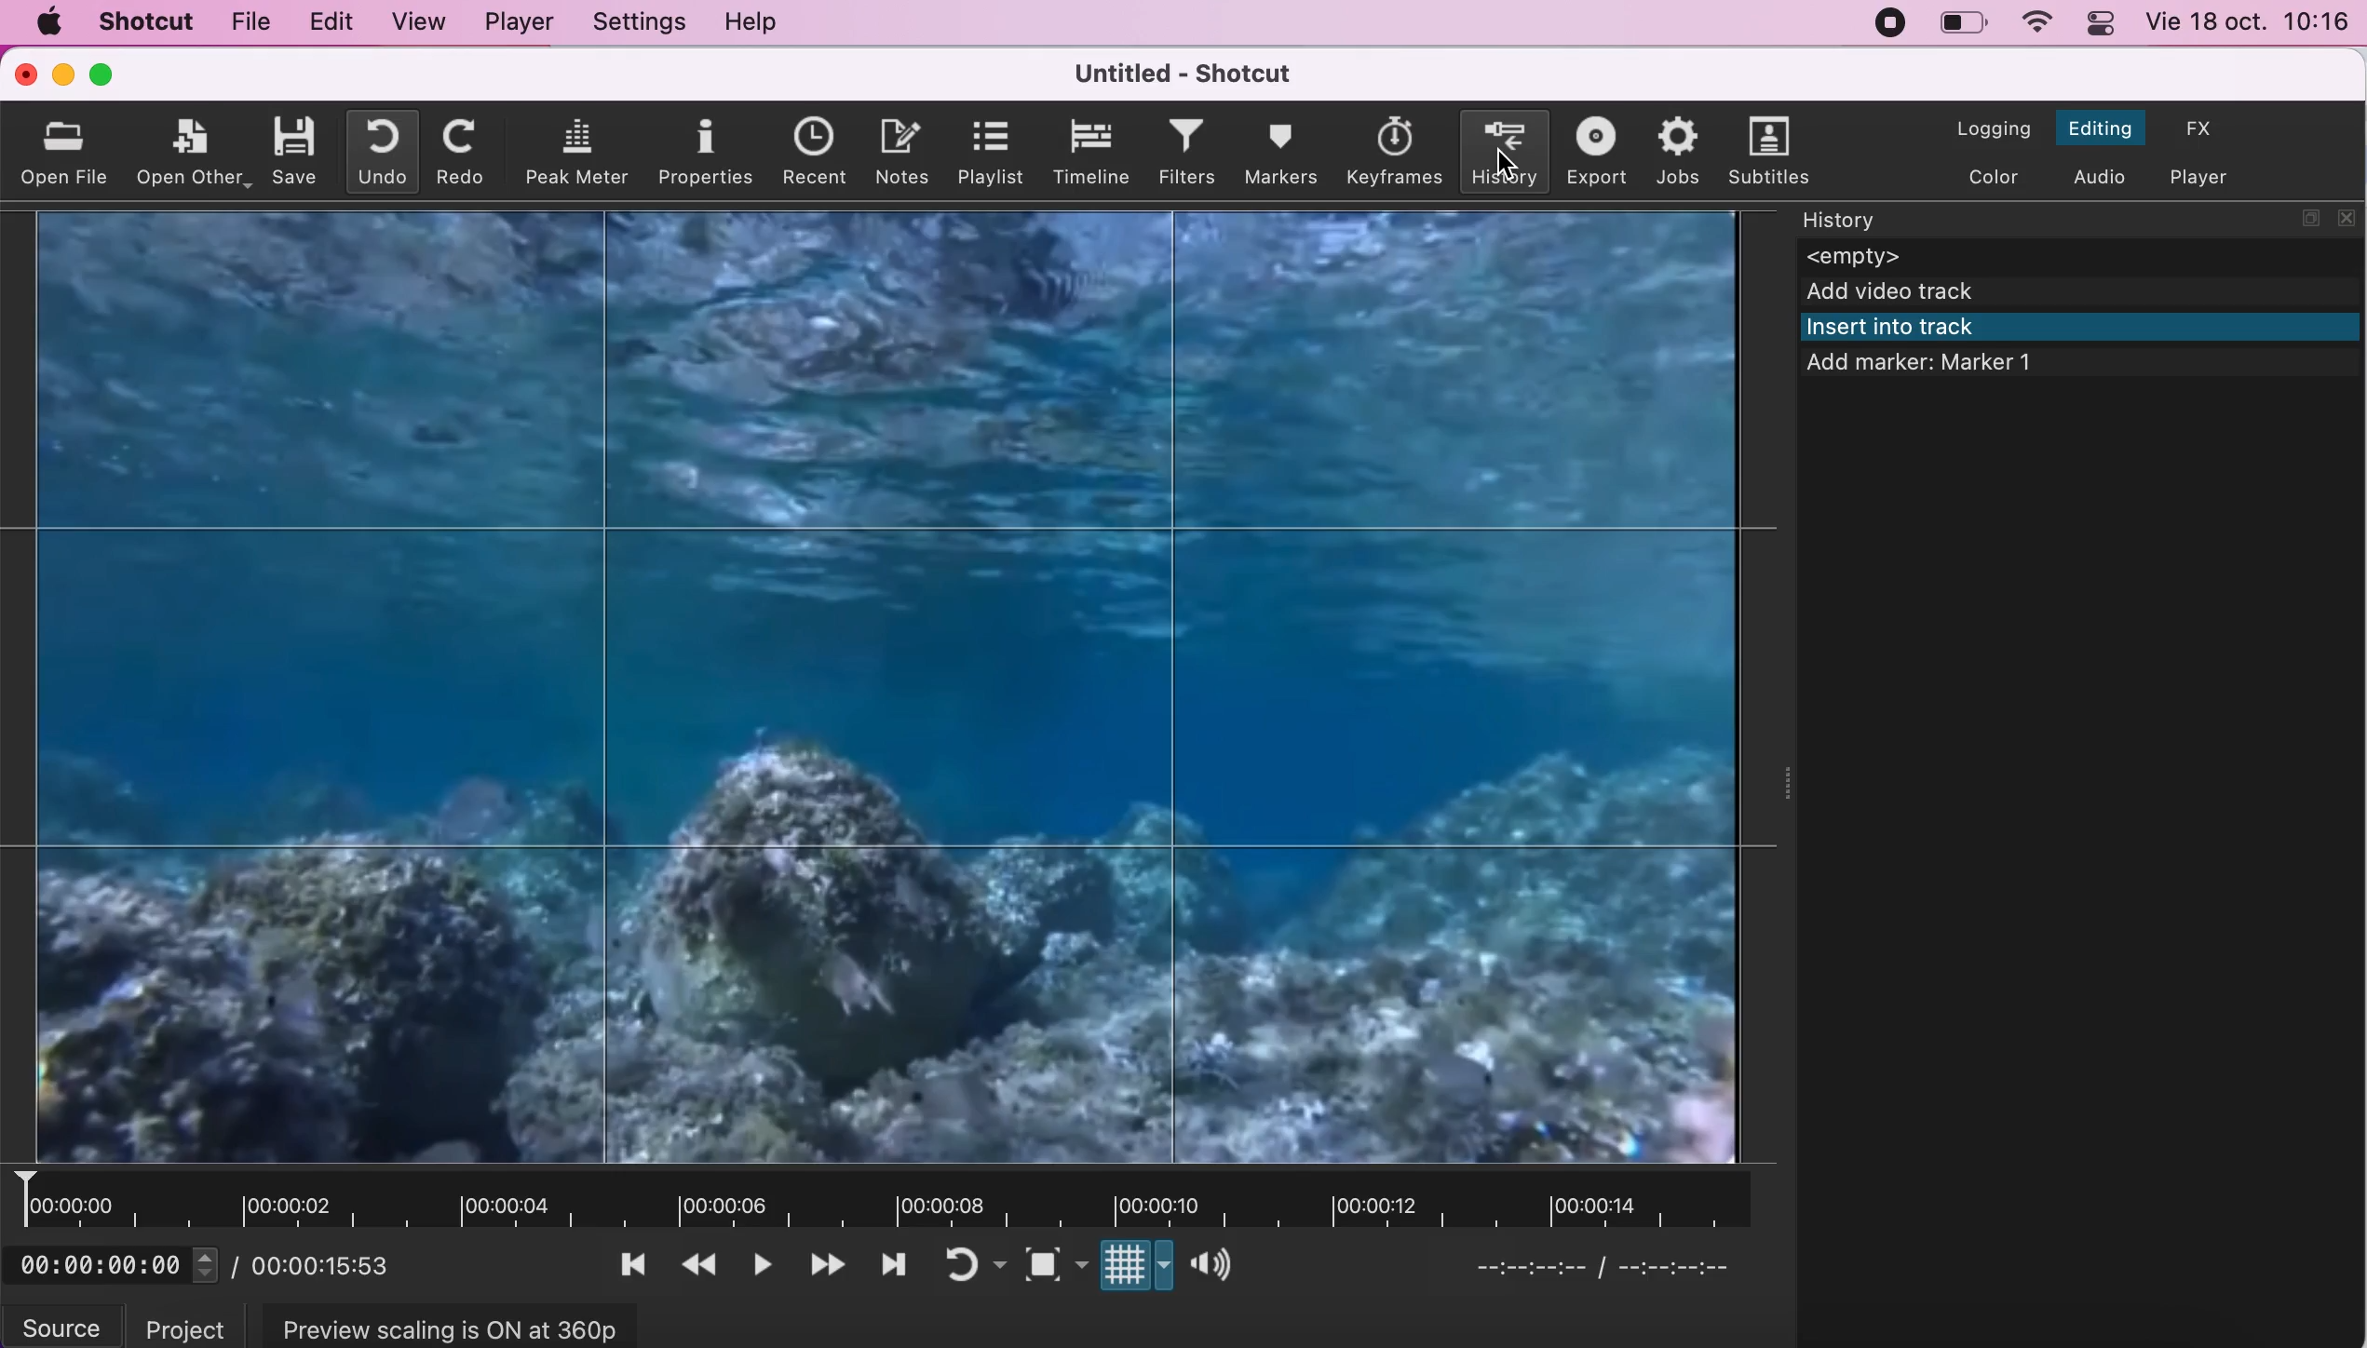 This screenshot has width=2367, height=1348. I want to click on export, so click(1593, 152).